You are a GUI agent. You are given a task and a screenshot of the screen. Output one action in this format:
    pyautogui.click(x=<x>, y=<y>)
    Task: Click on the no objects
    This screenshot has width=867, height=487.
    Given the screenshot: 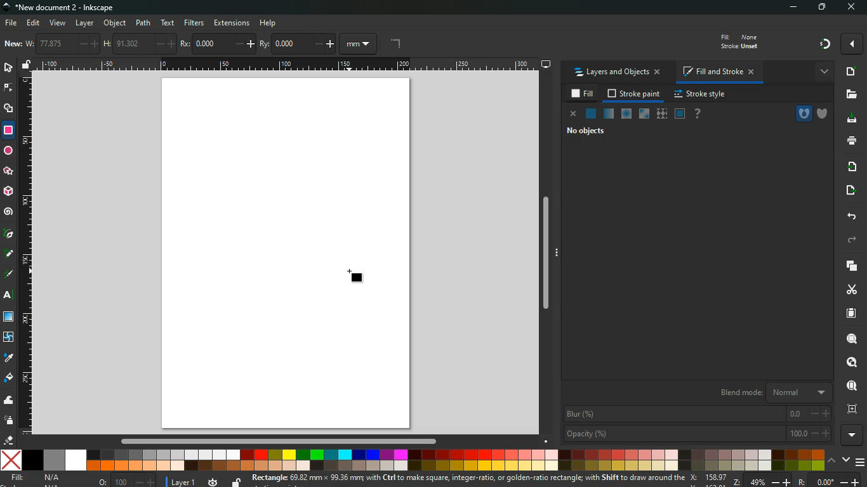 What is the action you would take?
    pyautogui.click(x=583, y=132)
    